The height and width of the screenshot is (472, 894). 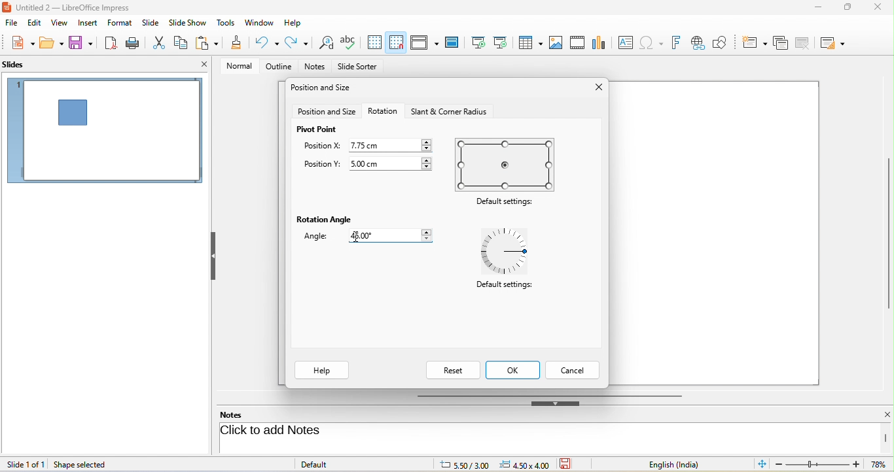 I want to click on new, so click(x=18, y=44).